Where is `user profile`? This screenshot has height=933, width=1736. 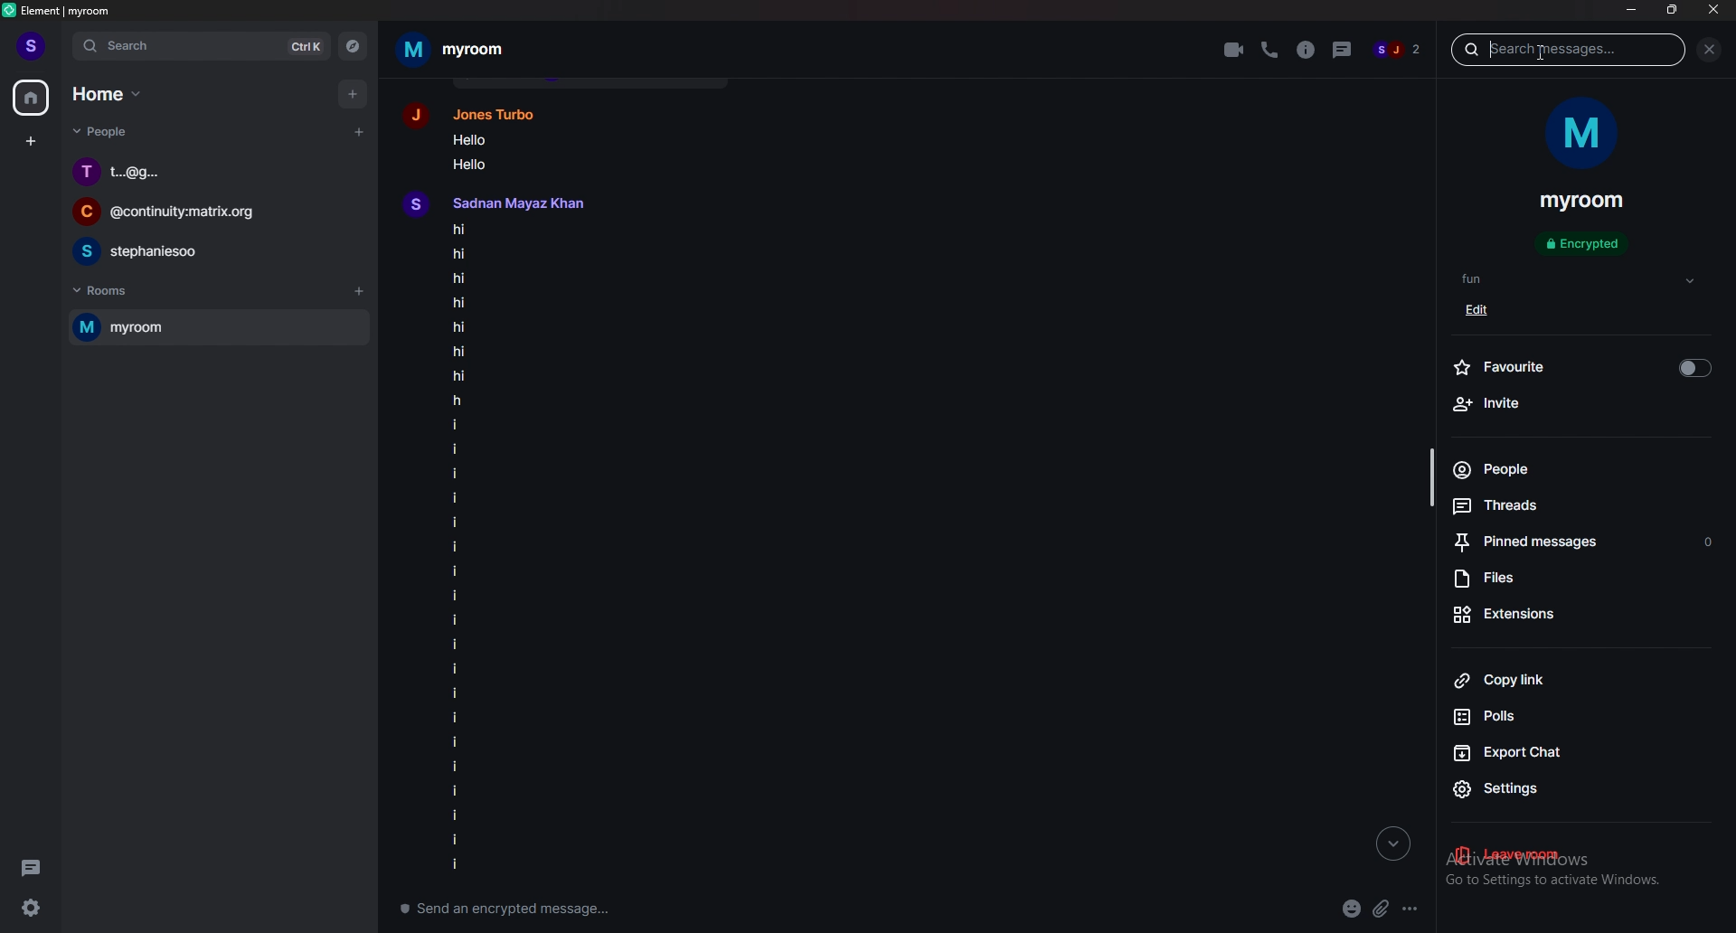
user profile is located at coordinates (514, 203).